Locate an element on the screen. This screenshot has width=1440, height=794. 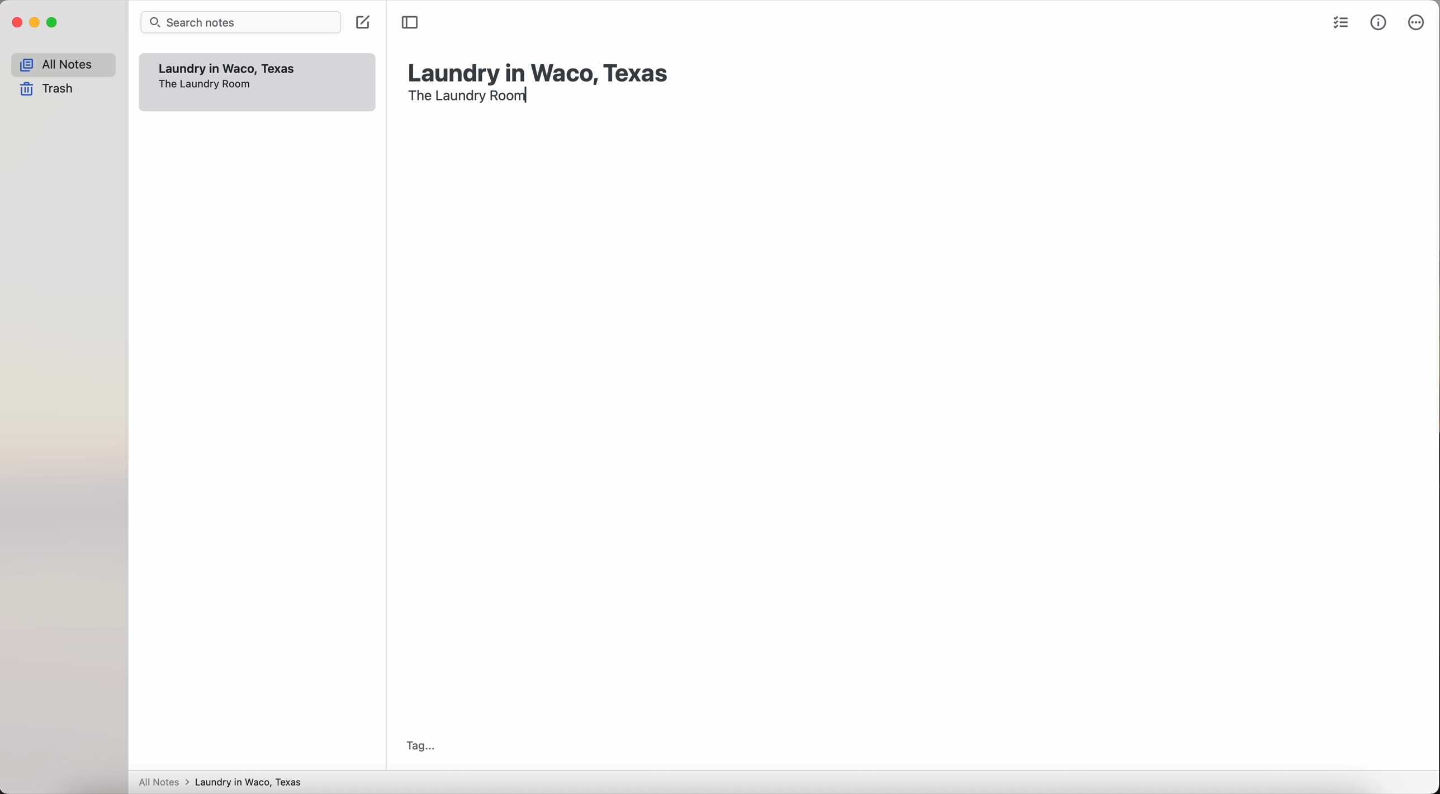
All notes > Laundry in Waco, Texas is located at coordinates (225, 783).